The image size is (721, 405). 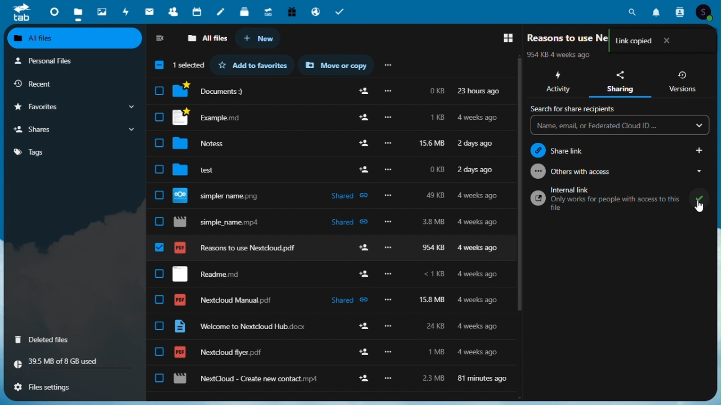 I want to click on checkbox, so click(x=161, y=248).